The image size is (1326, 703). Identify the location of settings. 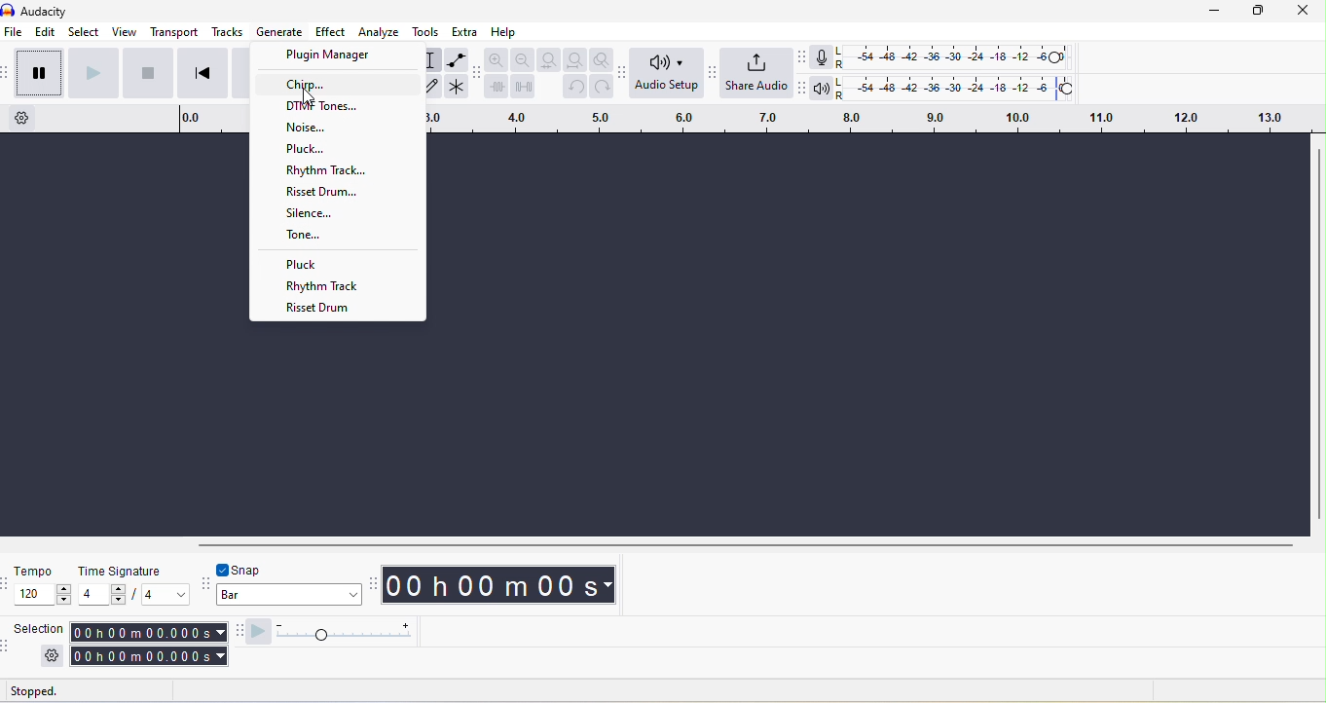
(52, 655).